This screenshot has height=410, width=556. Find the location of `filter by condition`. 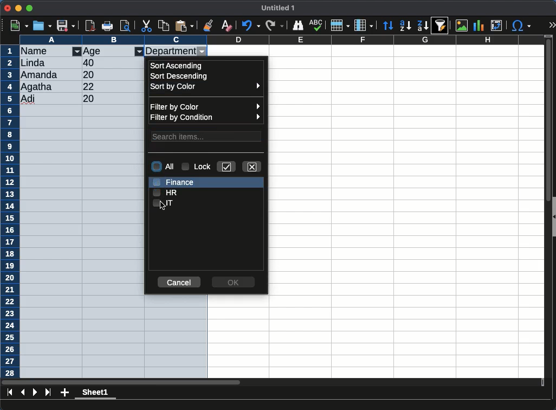

filter by condition is located at coordinates (206, 118).